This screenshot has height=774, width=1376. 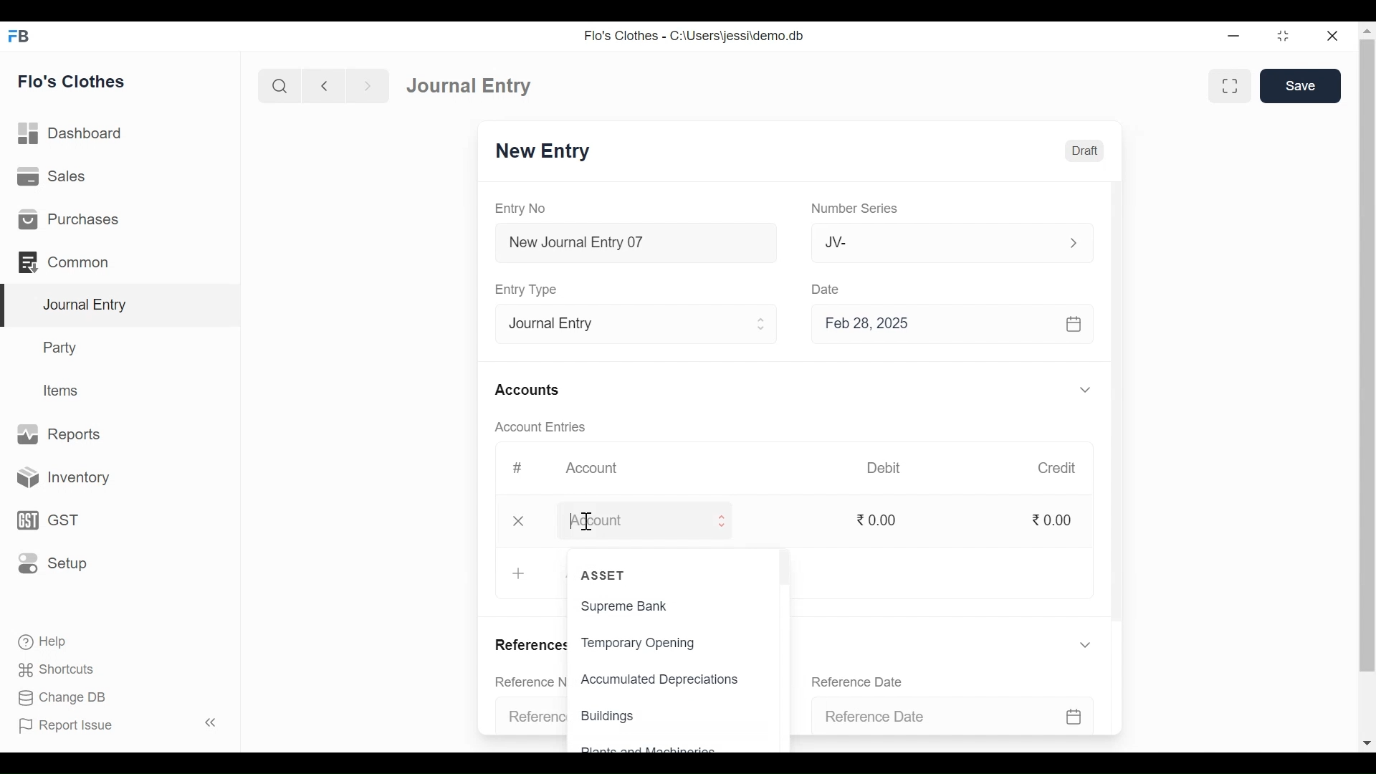 I want to click on Search, so click(x=279, y=87).